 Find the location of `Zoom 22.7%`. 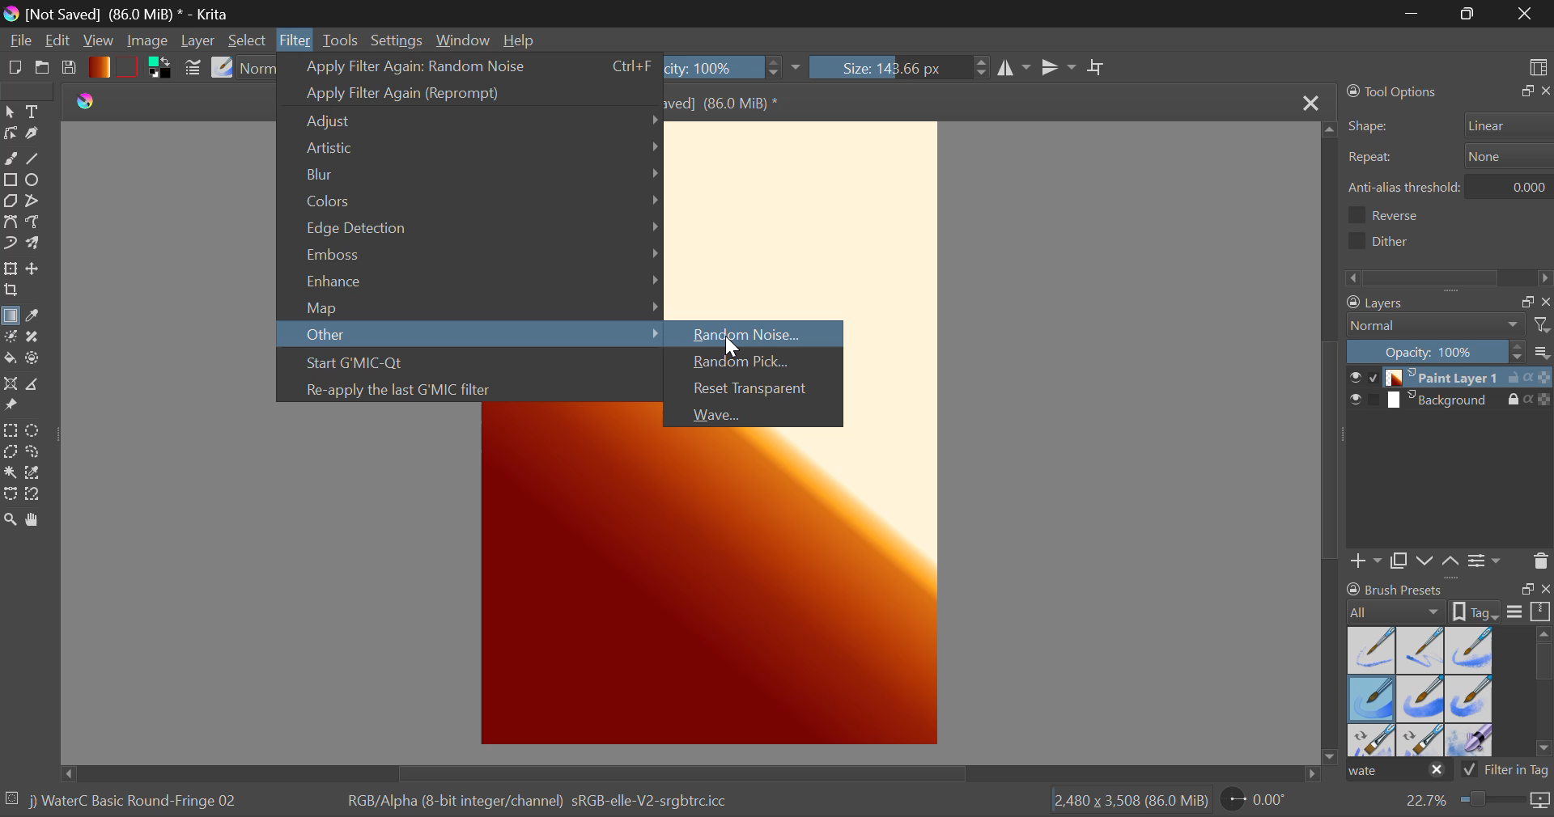

Zoom 22.7% is located at coordinates (1475, 803).